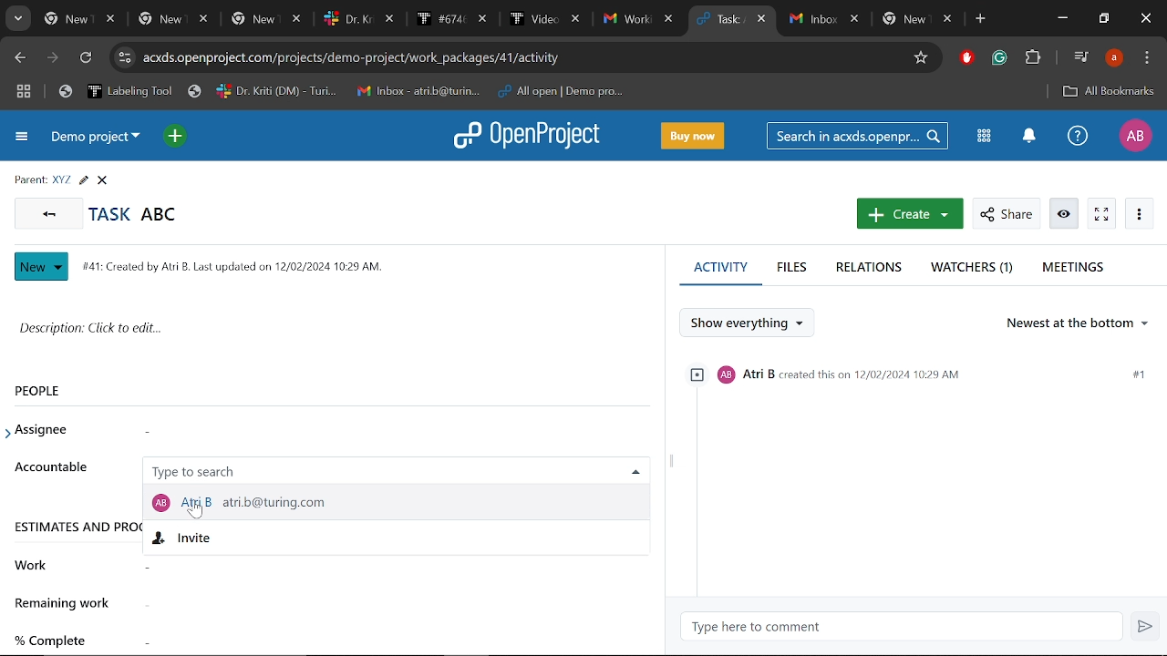 The image size is (1167, 656). What do you see at coordinates (1064, 213) in the screenshot?
I see `Watch/unwatch` at bounding box center [1064, 213].